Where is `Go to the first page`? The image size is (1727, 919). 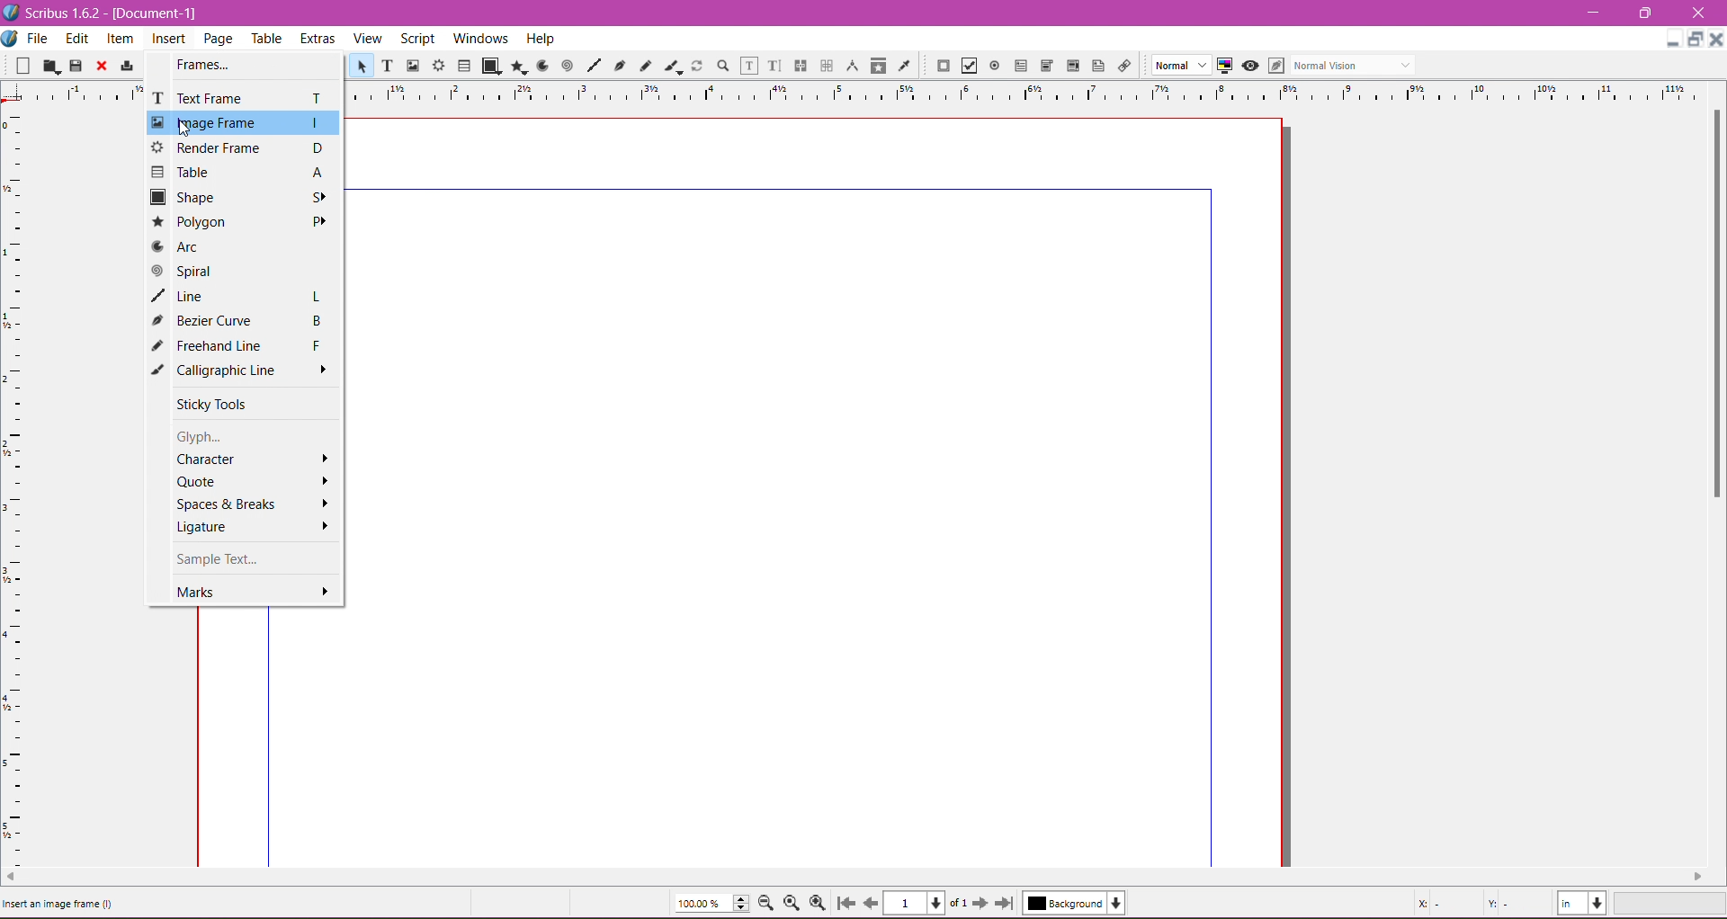 Go to the first page is located at coordinates (848, 903).